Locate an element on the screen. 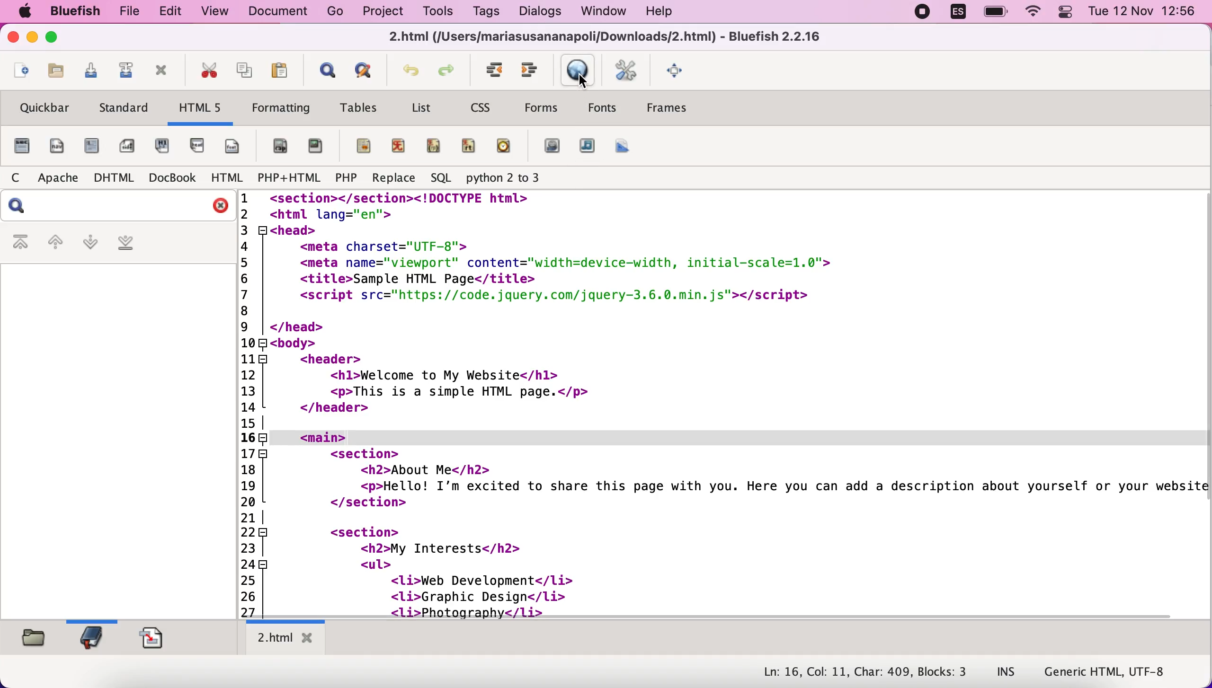 Image resolution: width=1212 pixels, height=688 pixels. file is located at coordinates (129, 12).